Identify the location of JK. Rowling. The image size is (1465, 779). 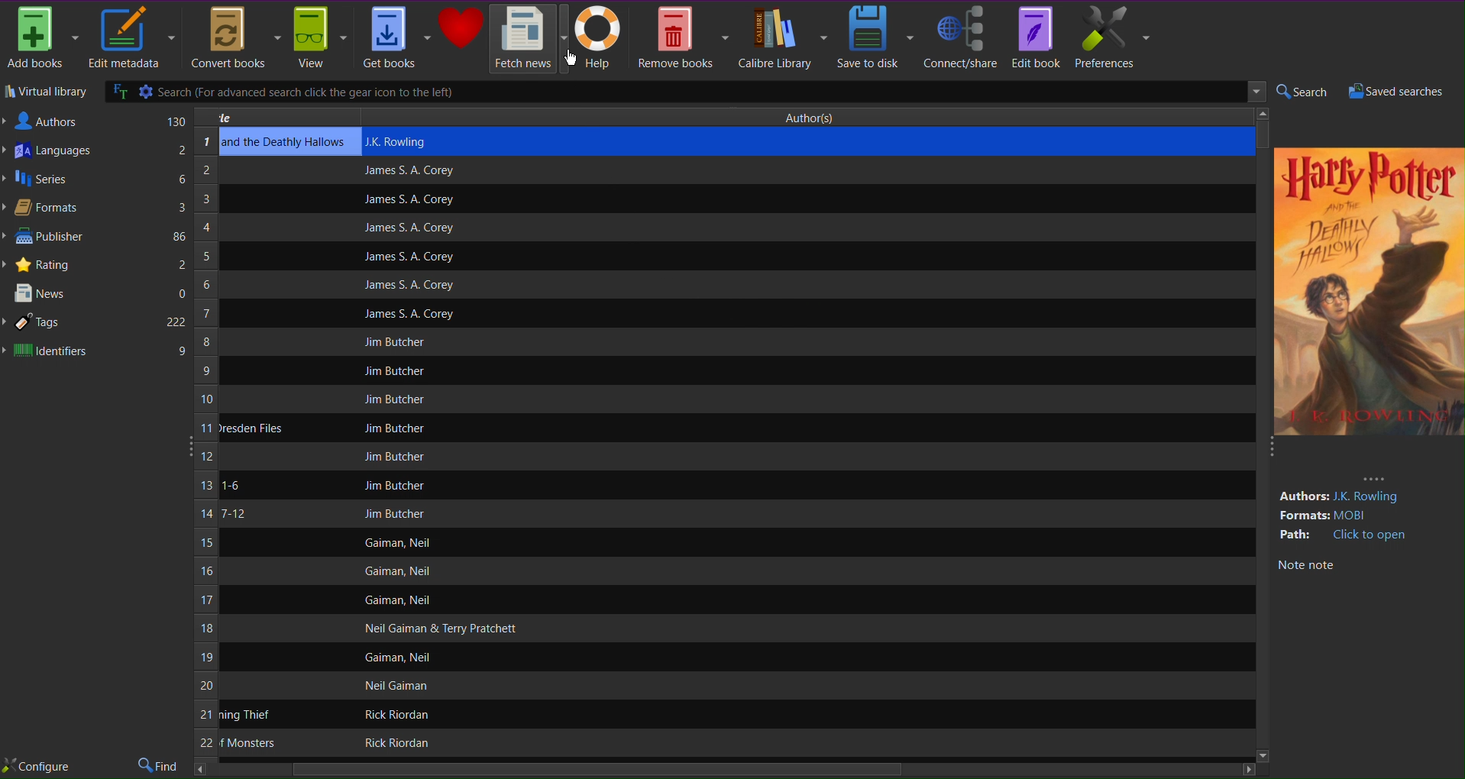
(404, 141).